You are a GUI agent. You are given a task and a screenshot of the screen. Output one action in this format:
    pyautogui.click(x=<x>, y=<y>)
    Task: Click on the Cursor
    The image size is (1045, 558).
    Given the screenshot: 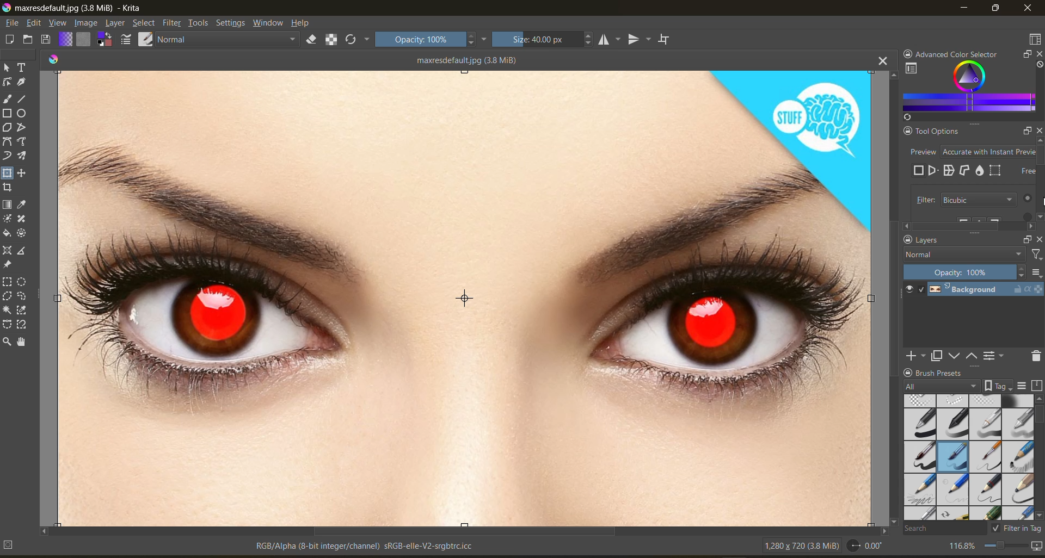 What is the action you would take?
    pyautogui.click(x=1038, y=202)
    